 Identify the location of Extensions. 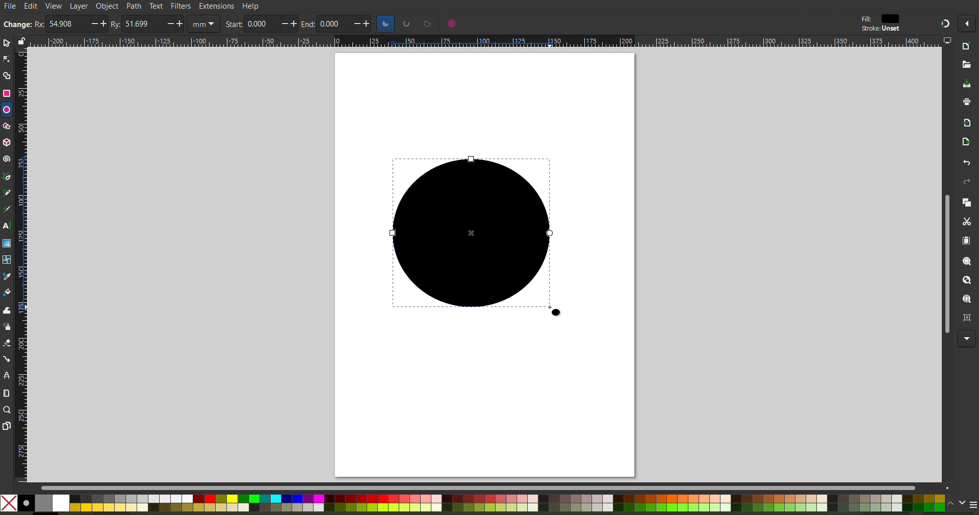
(216, 6).